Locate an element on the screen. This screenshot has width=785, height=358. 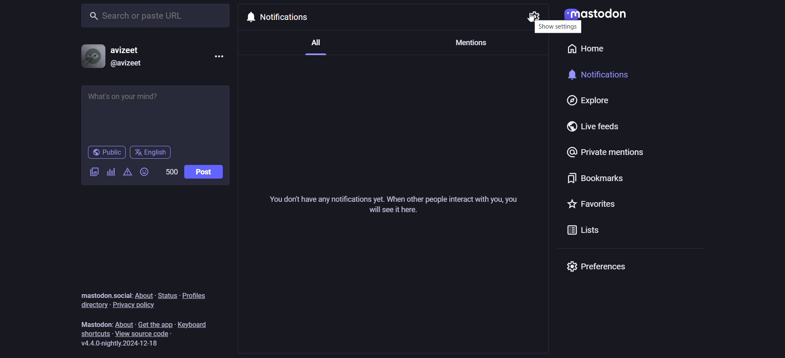
whats on your mind is located at coordinates (156, 113).